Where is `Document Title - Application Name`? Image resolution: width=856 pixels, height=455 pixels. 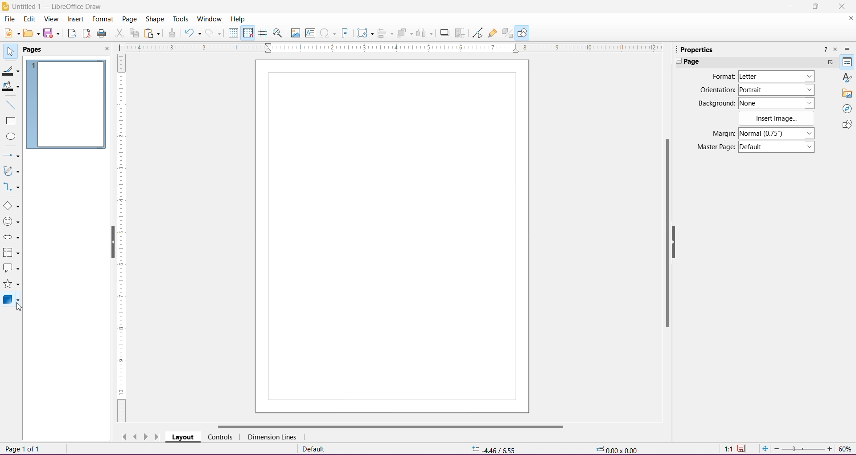 Document Title - Application Name is located at coordinates (53, 6).